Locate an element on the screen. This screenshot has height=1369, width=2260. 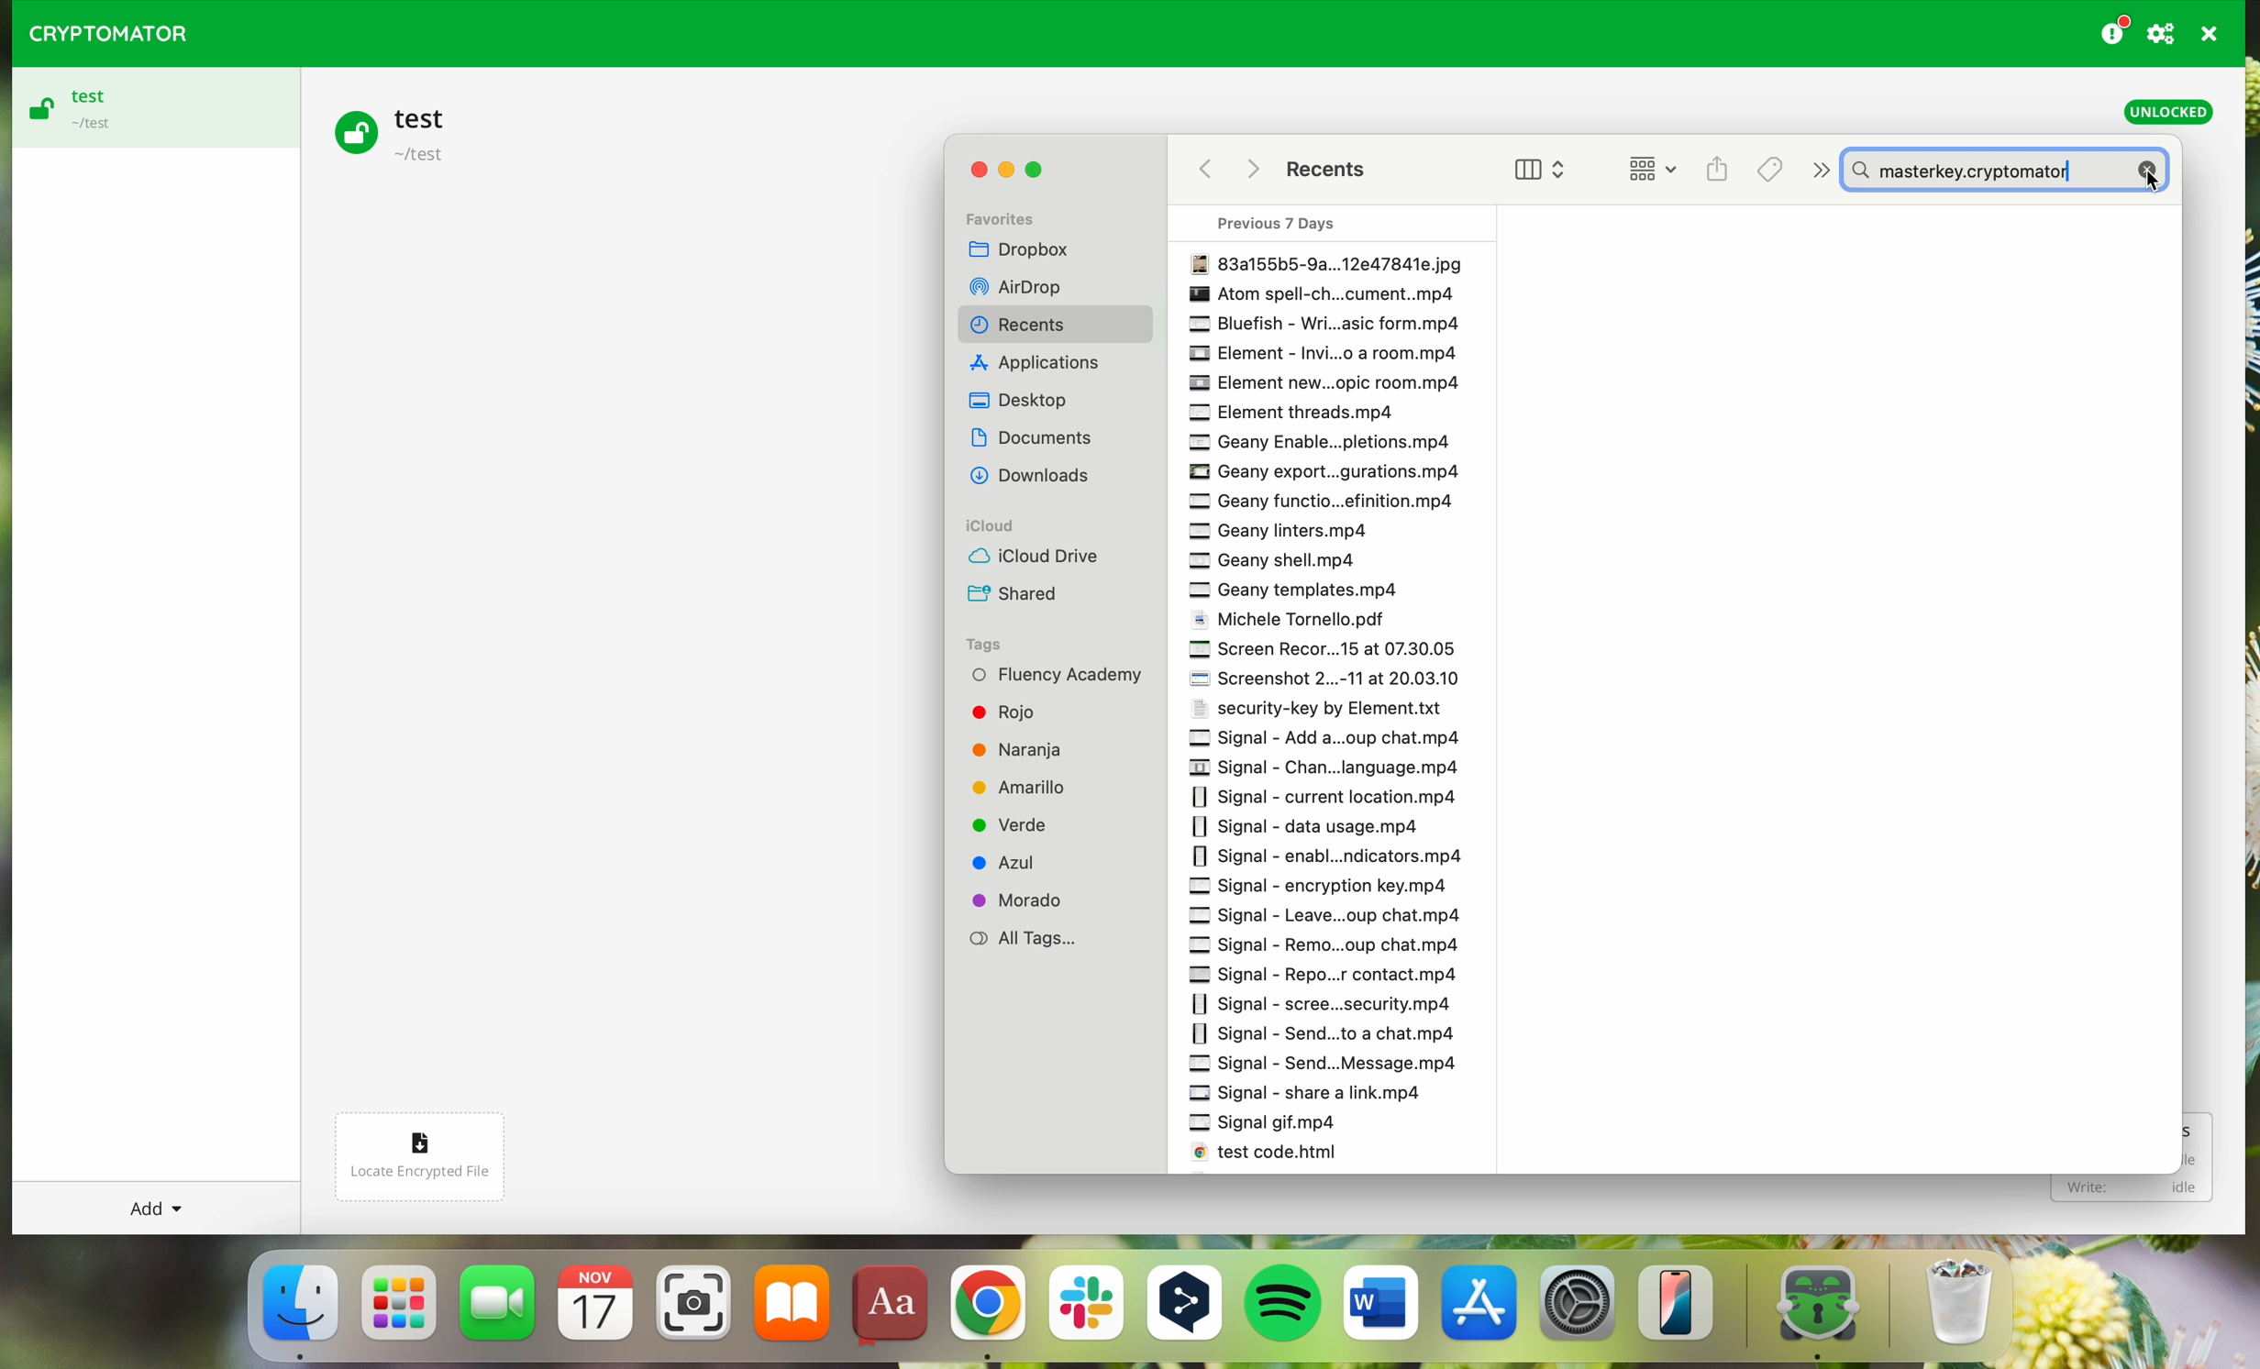
Signal send to a chat is located at coordinates (1338, 1033).